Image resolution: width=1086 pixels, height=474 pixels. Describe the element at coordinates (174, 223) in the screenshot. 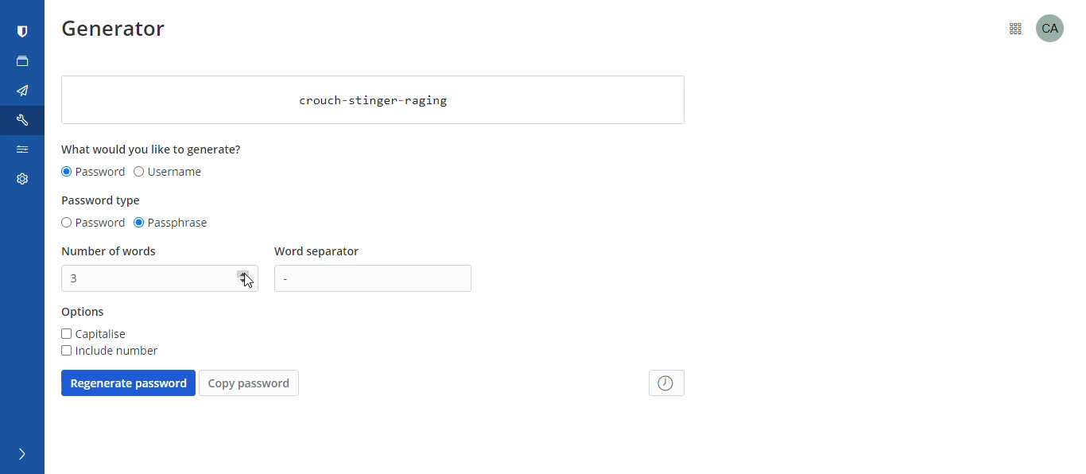

I see `passphrase radio button` at that location.